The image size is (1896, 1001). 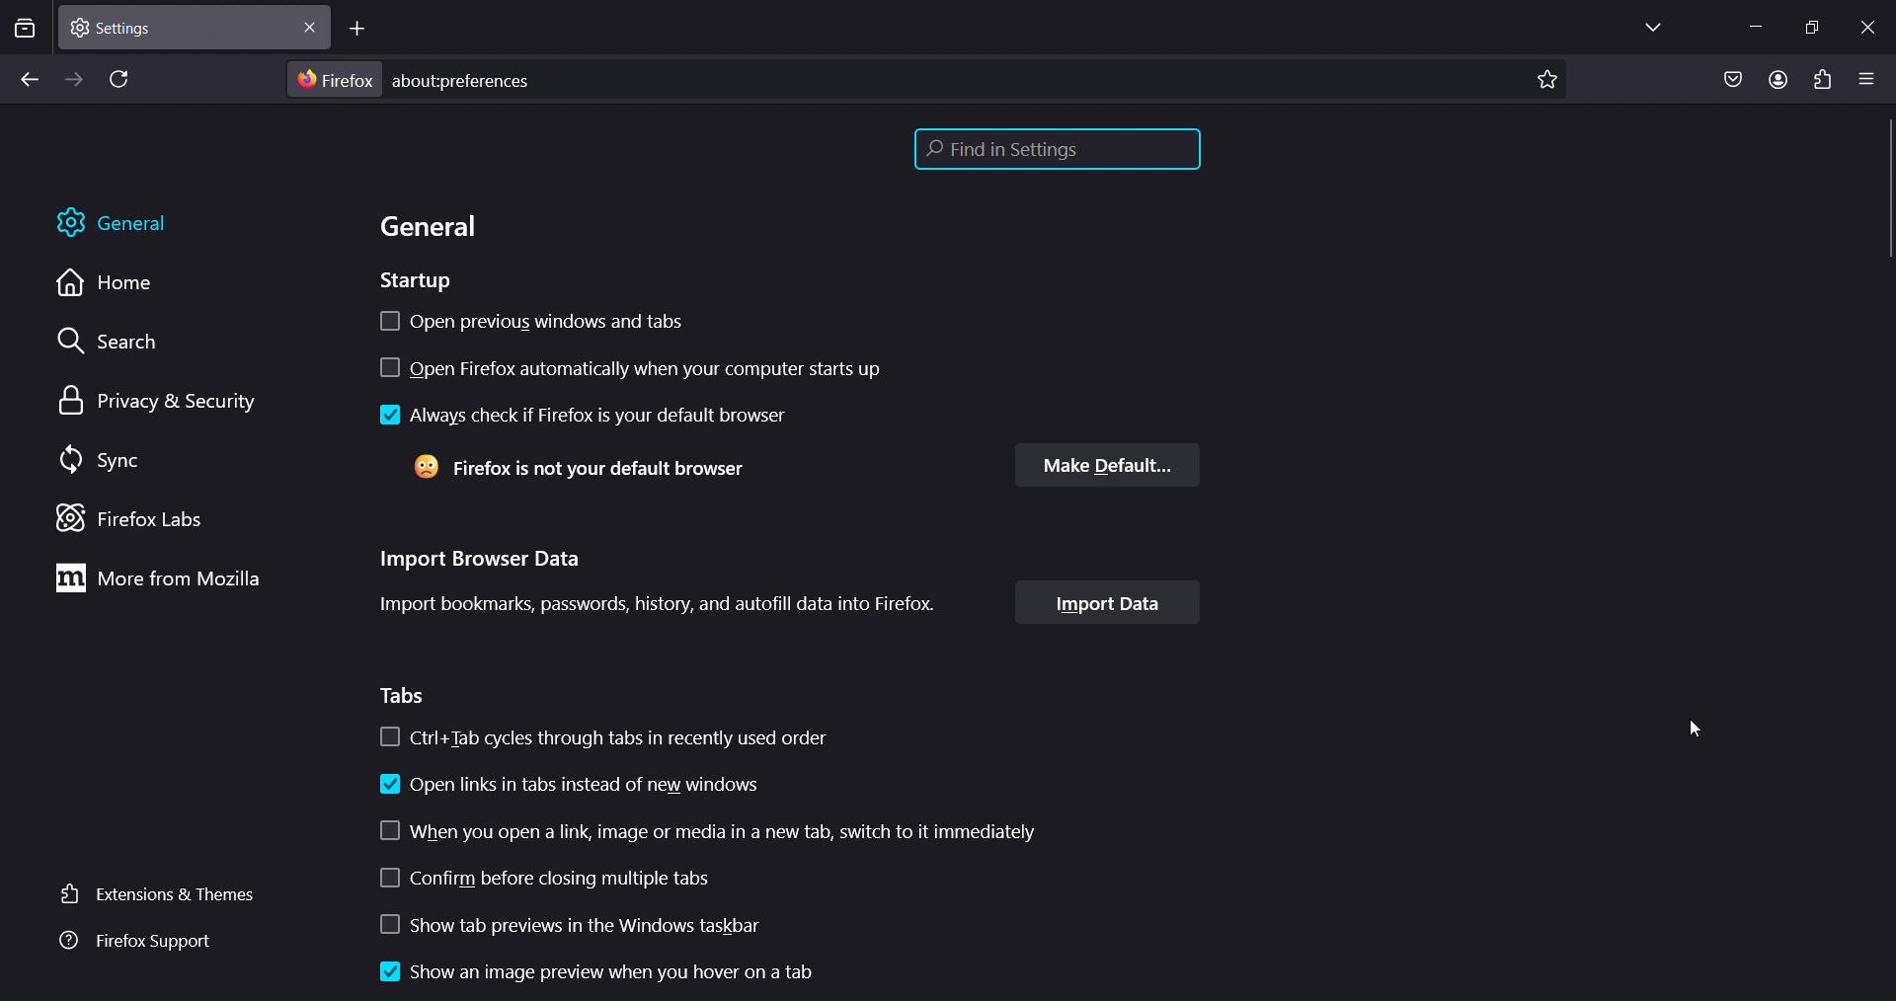 I want to click on open previous windows and tabs, so click(x=524, y=324).